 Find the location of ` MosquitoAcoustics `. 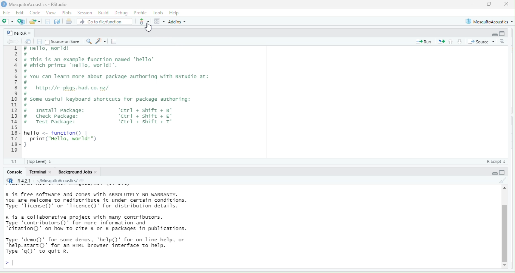

 MosquitoAcoustics  is located at coordinates (490, 20).